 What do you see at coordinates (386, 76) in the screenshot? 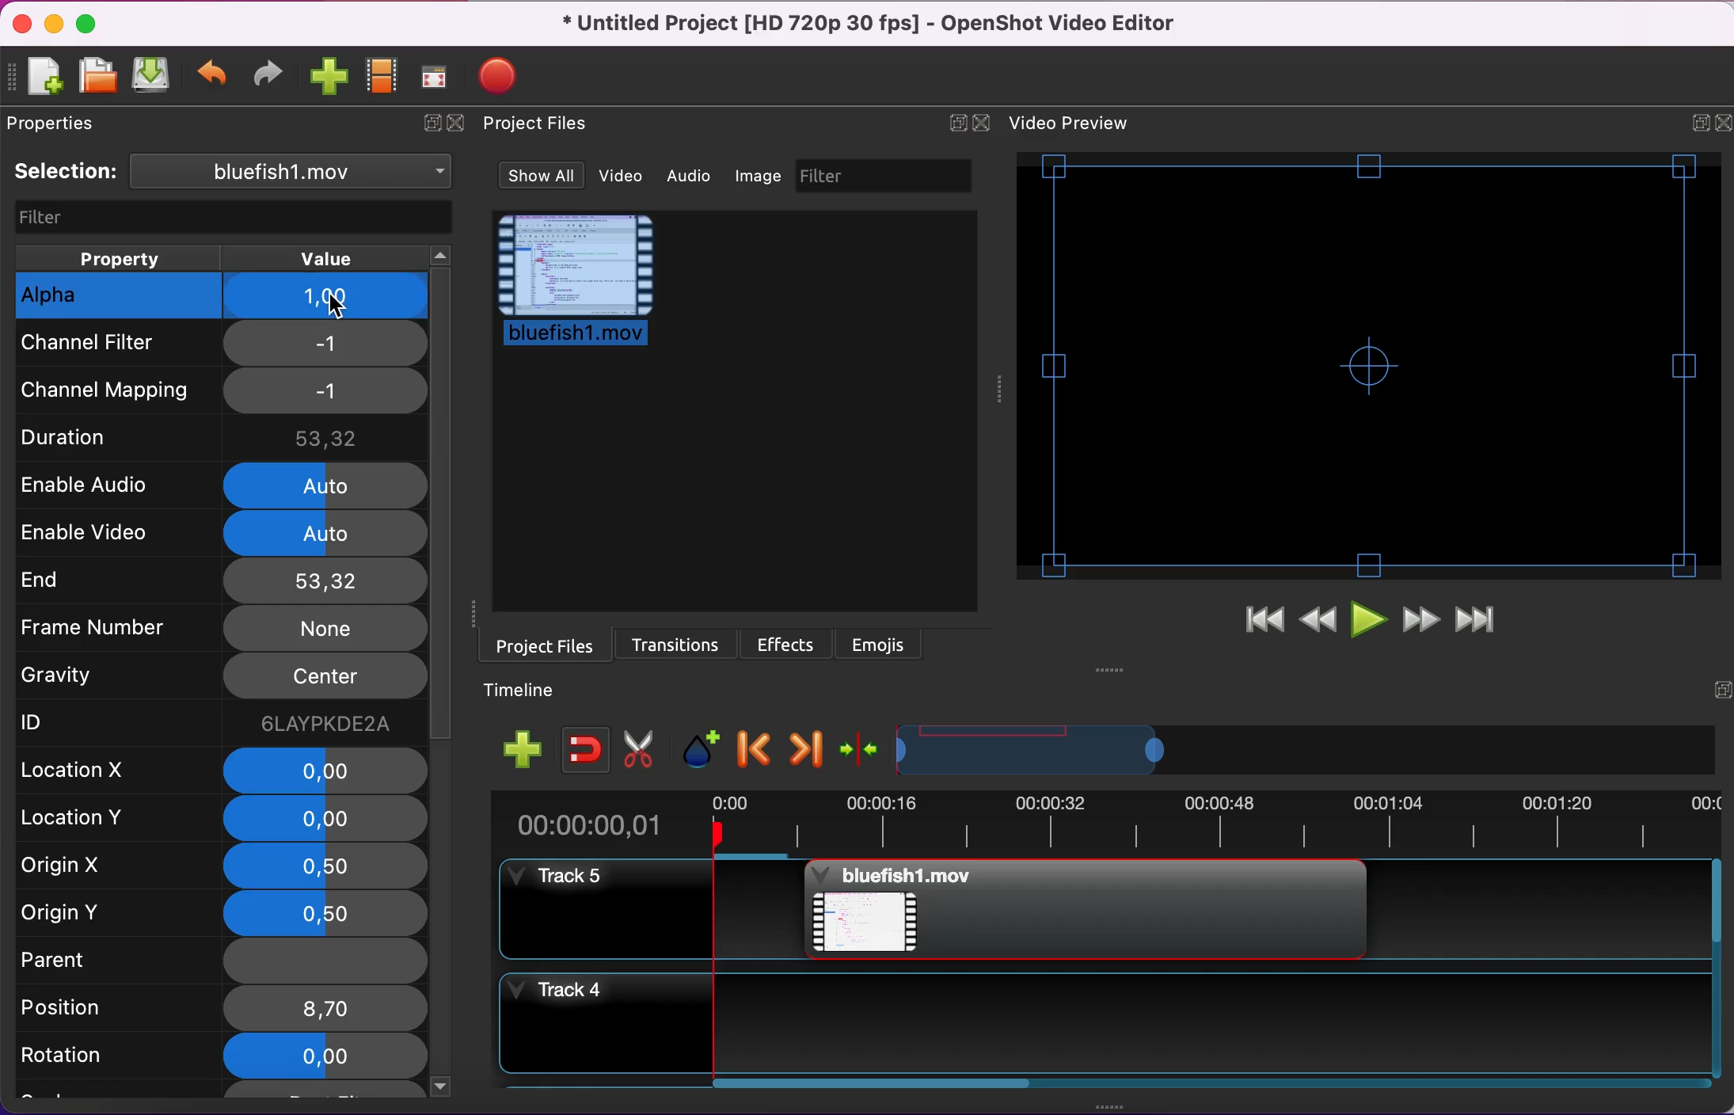
I see `choose profile` at bounding box center [386, 76].